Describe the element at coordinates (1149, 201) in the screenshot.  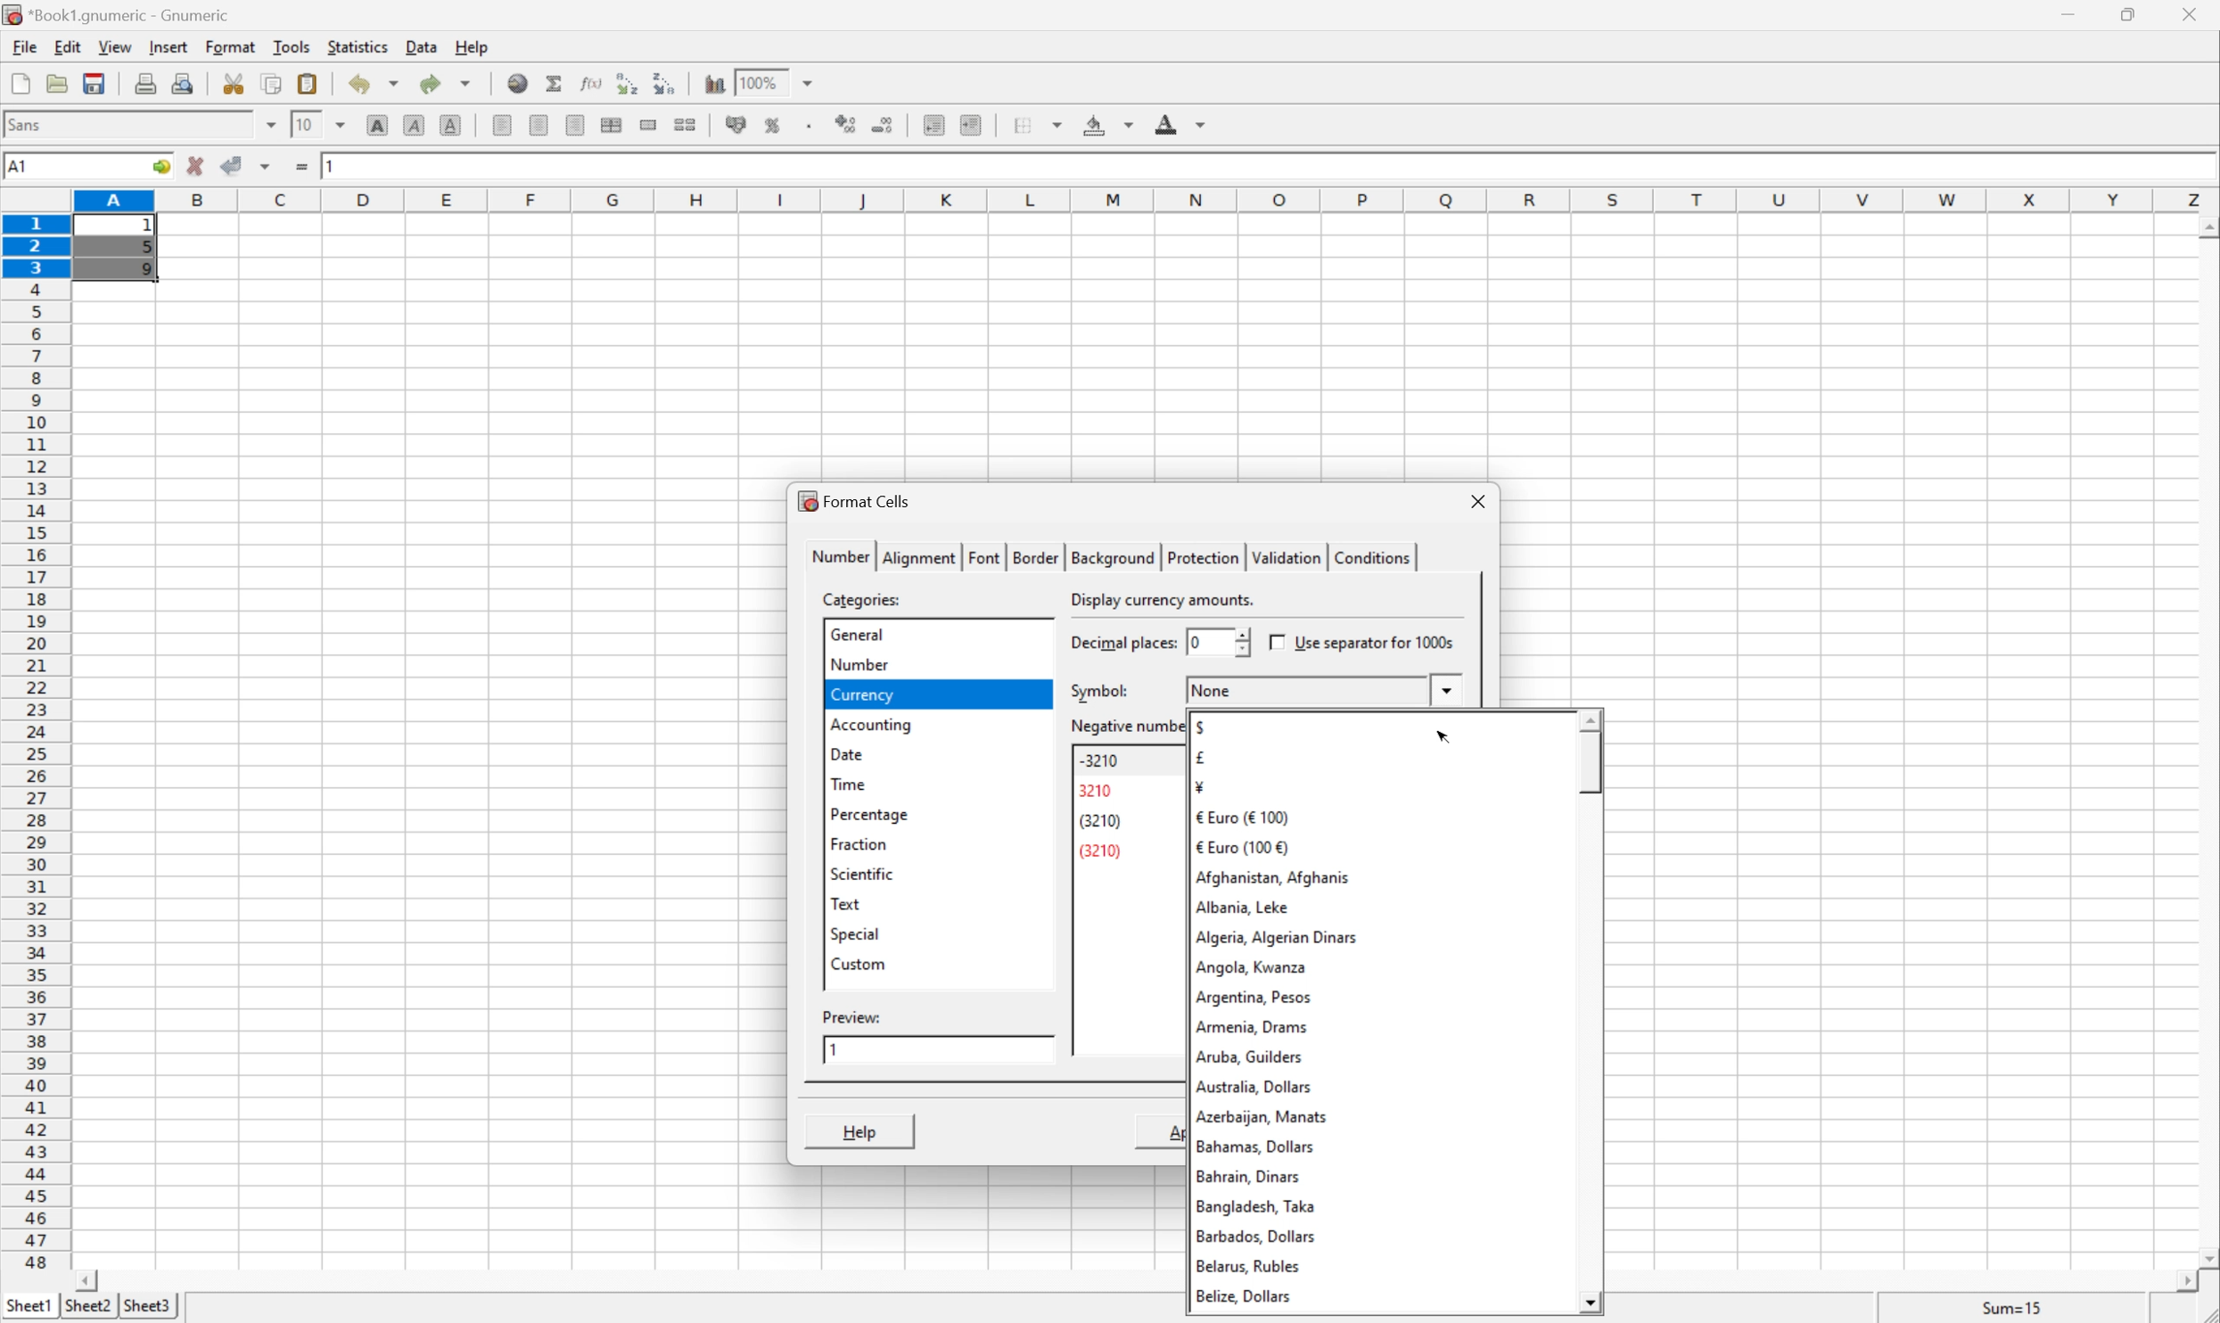
I see `column names` at that location.